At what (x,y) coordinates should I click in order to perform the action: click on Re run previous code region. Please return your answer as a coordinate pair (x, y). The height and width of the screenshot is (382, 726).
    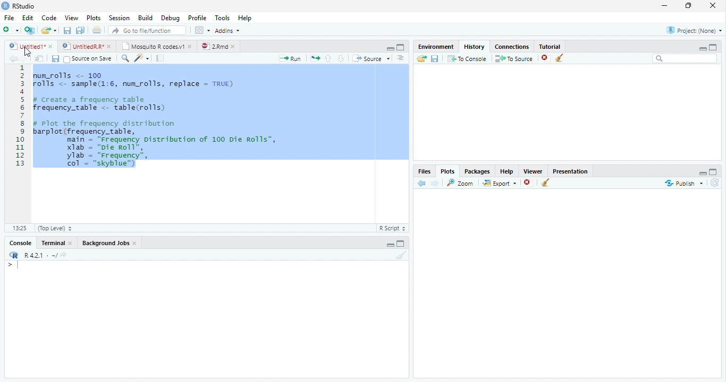
    Looking at the image, I should click on (314, 59).